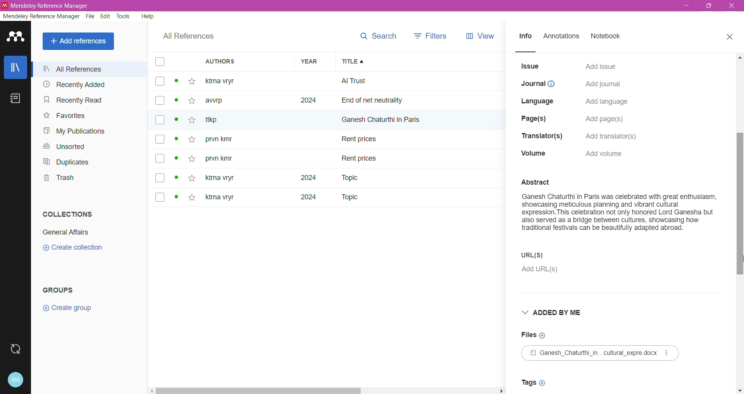 Image resolution: width=744 pixels, height=394 pixels. I want to click on Trash, so click(57, 179).